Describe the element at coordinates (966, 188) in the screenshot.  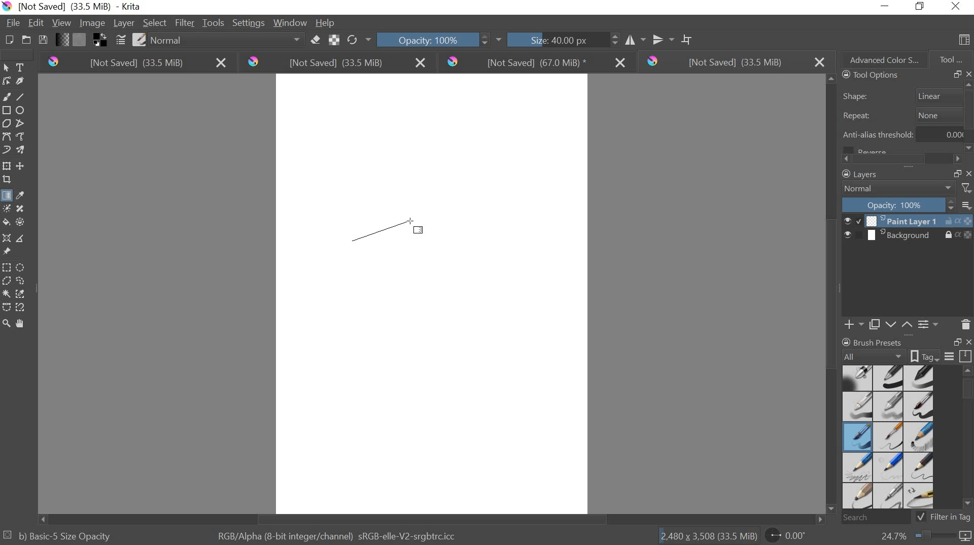
I see `FILTERS` at that location.